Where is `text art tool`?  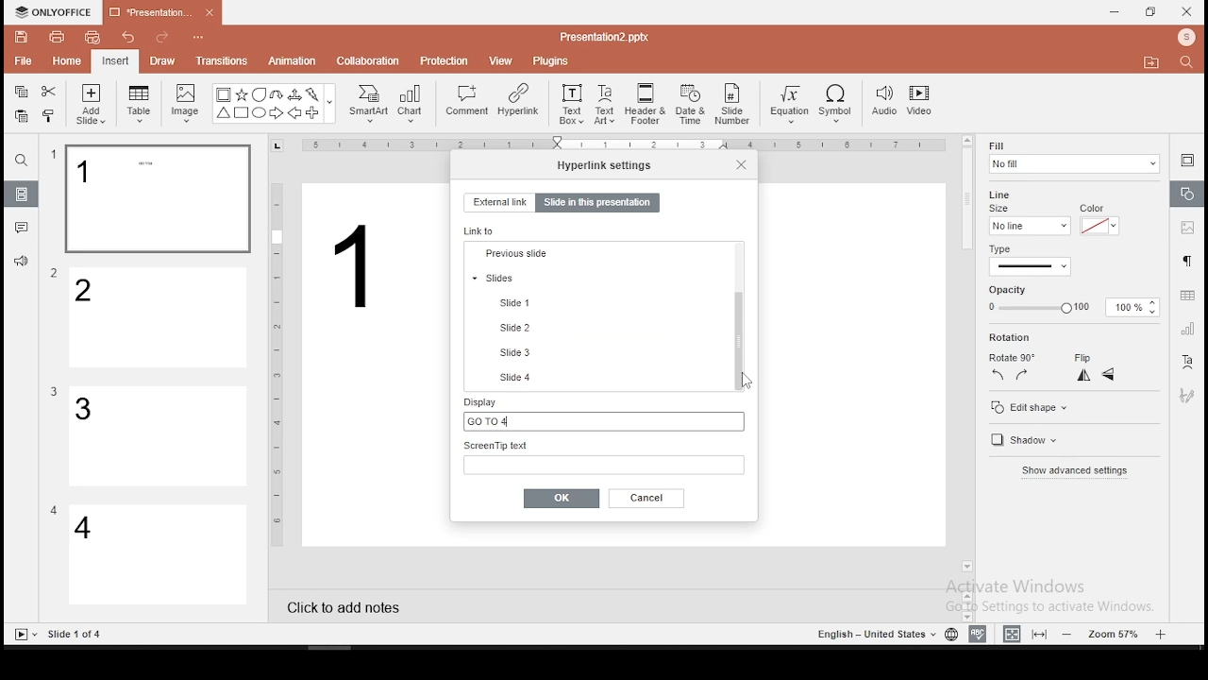
text art tool is located at coordinates (1186, 363).